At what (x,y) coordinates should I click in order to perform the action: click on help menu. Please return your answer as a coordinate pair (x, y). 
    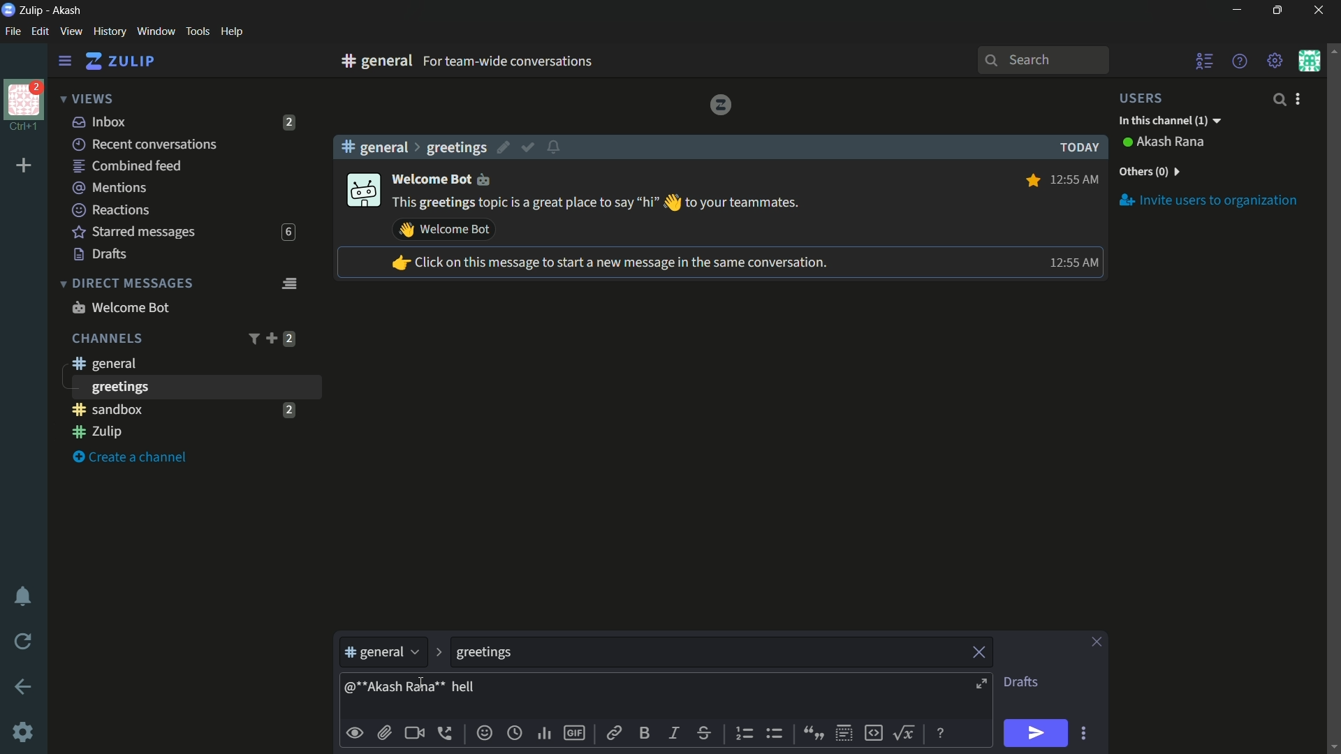
    Looking at the image, I should click on (1238, 61).